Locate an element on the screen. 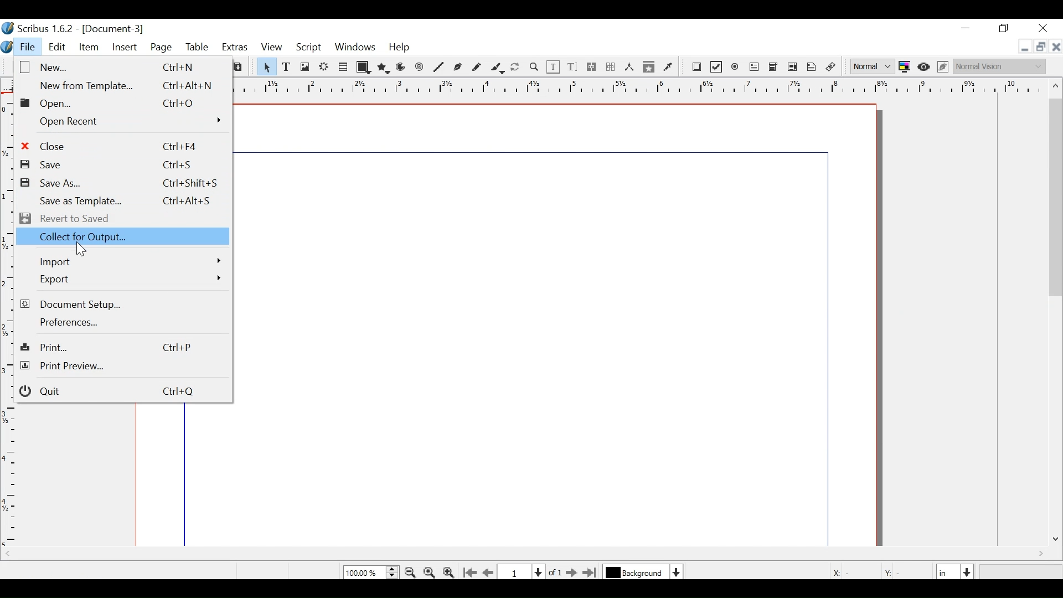 This screenshot has width=1063, height=598. Go to the last page is located at coordinates (591, 573).